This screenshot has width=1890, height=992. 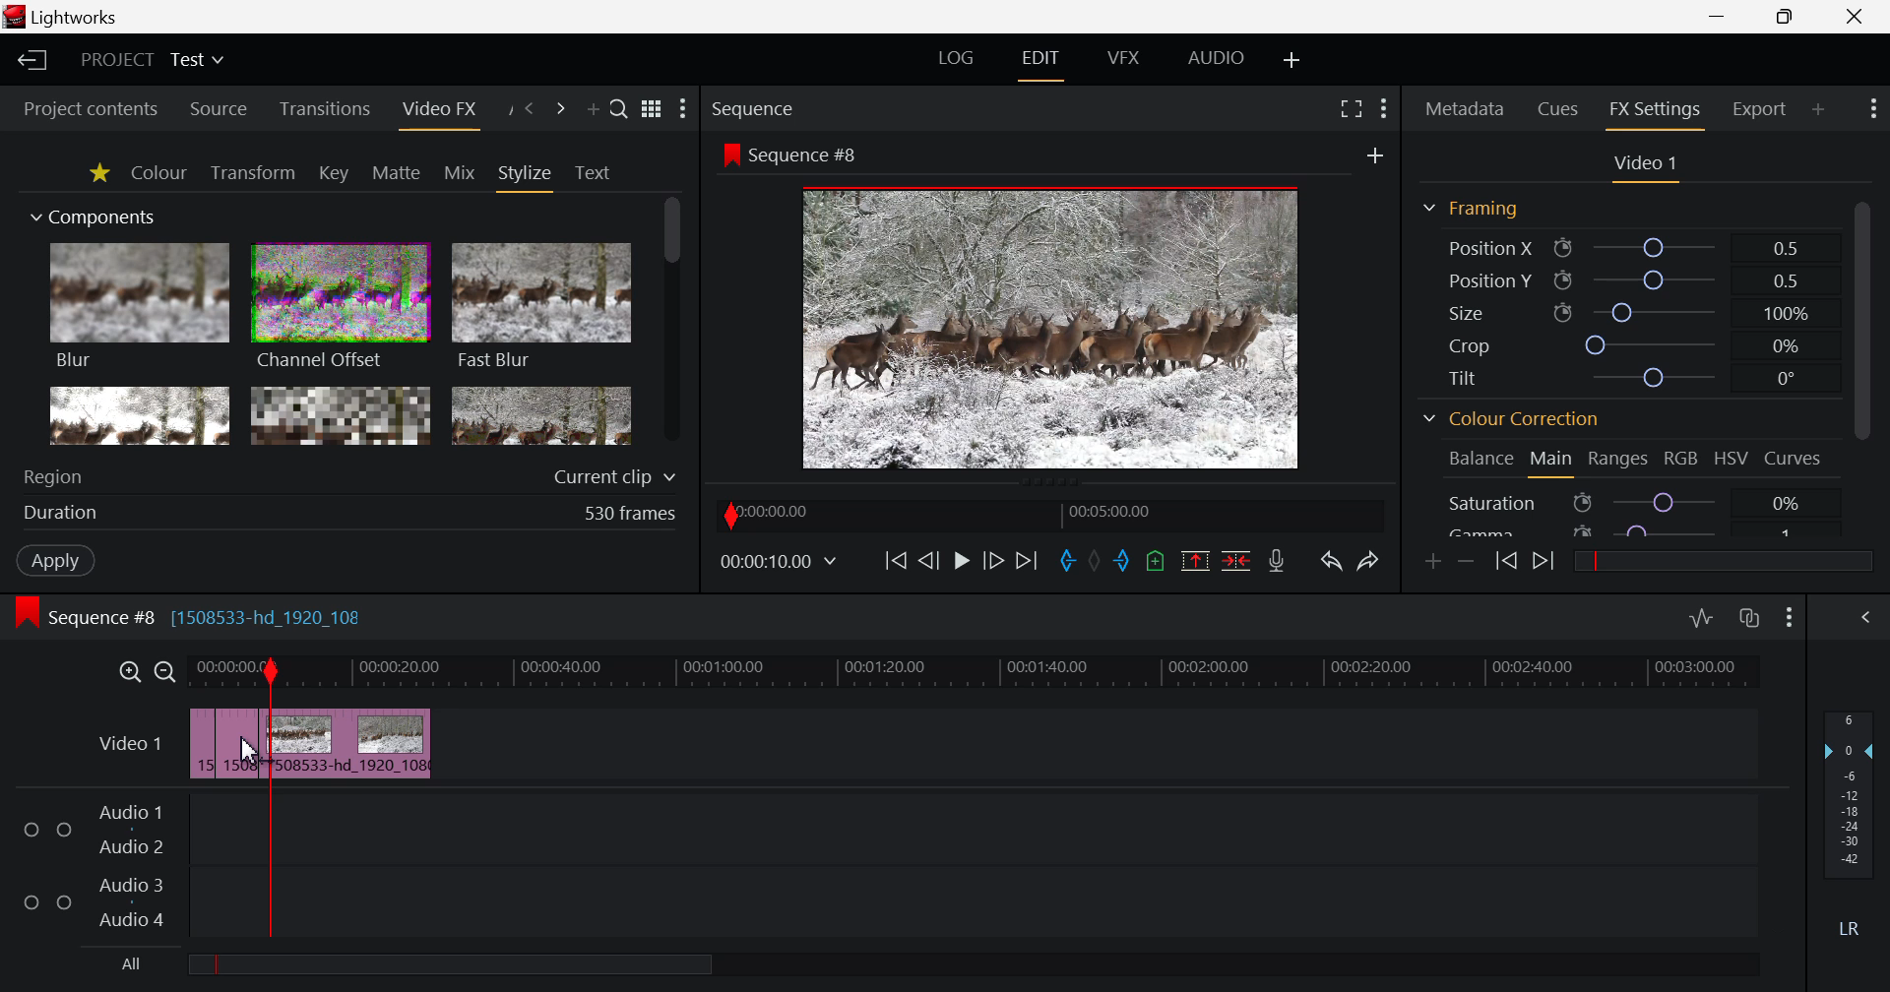 I want to click on Frame Time, so click(x=779, y=561).